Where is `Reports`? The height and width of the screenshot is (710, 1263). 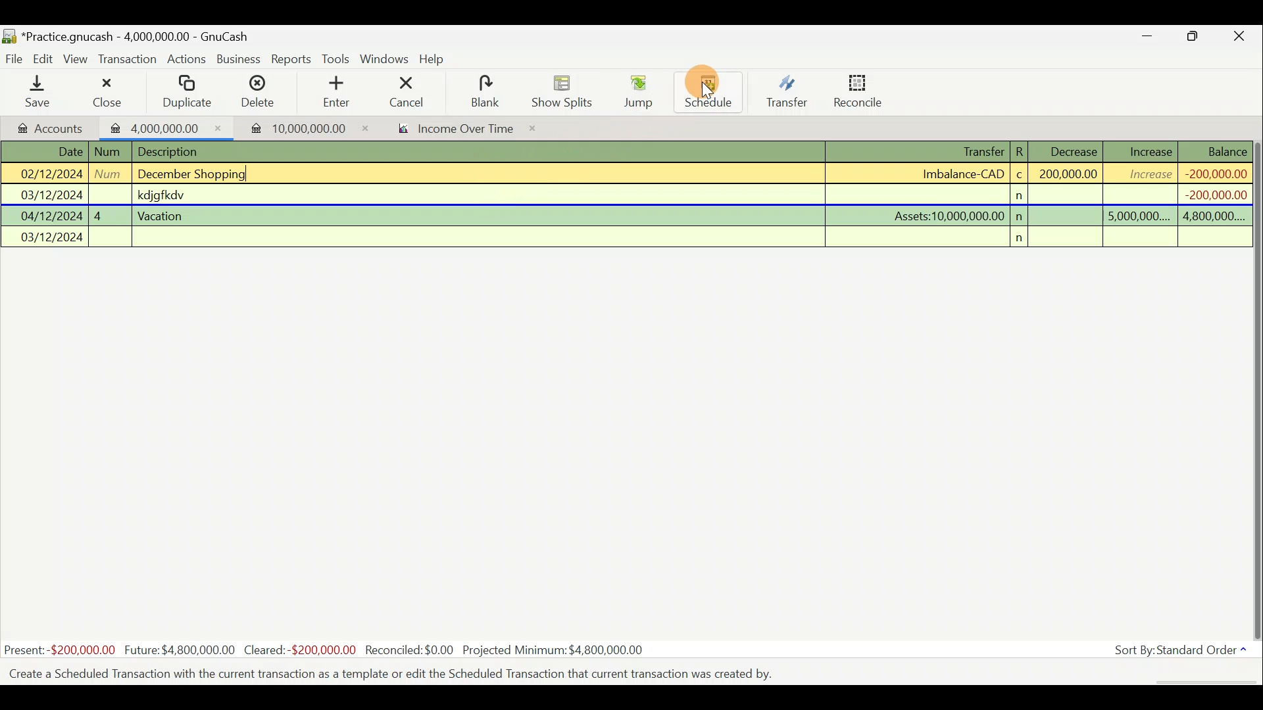
Reports is located at coordinates (291, 59).